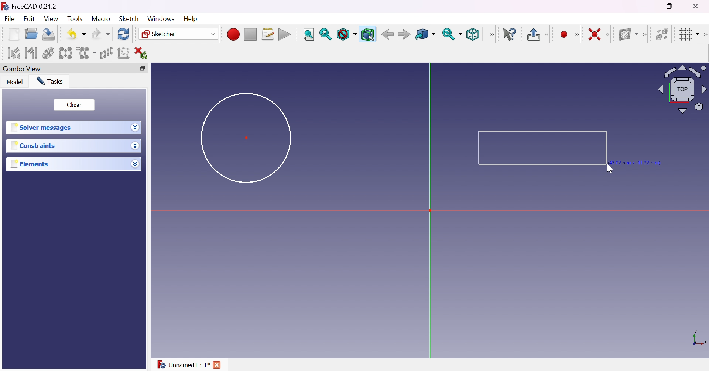  I want to click on Model, so click(14, 82).